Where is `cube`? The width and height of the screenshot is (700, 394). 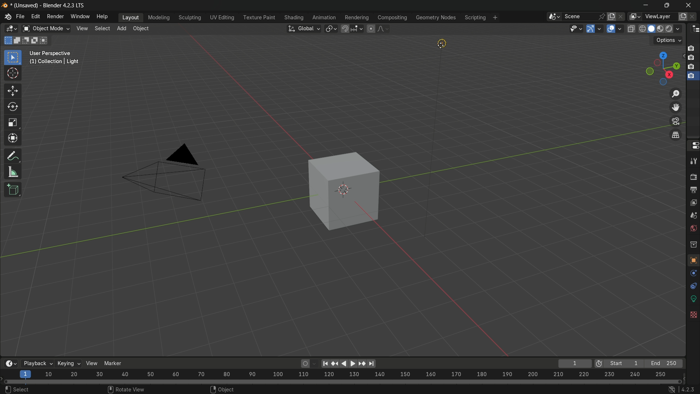 cube is located at coordinates (345, 190).